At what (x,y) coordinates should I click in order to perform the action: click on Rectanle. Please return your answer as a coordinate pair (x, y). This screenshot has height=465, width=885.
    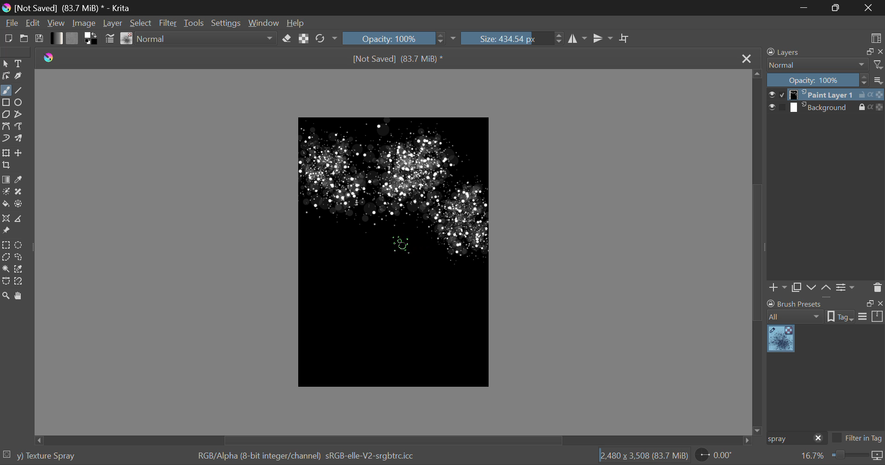
    Looking at the image, I should click on (6, 103).